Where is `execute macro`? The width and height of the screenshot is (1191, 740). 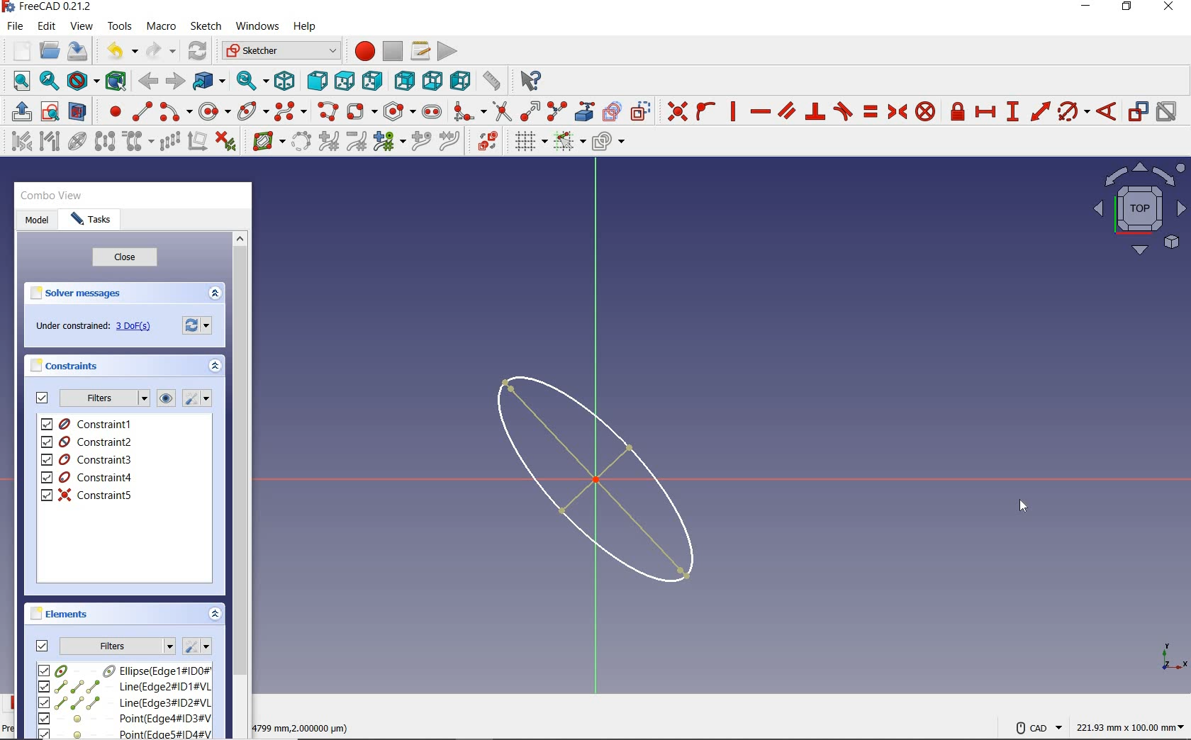 execute macro is located at coordinates (448, 50).